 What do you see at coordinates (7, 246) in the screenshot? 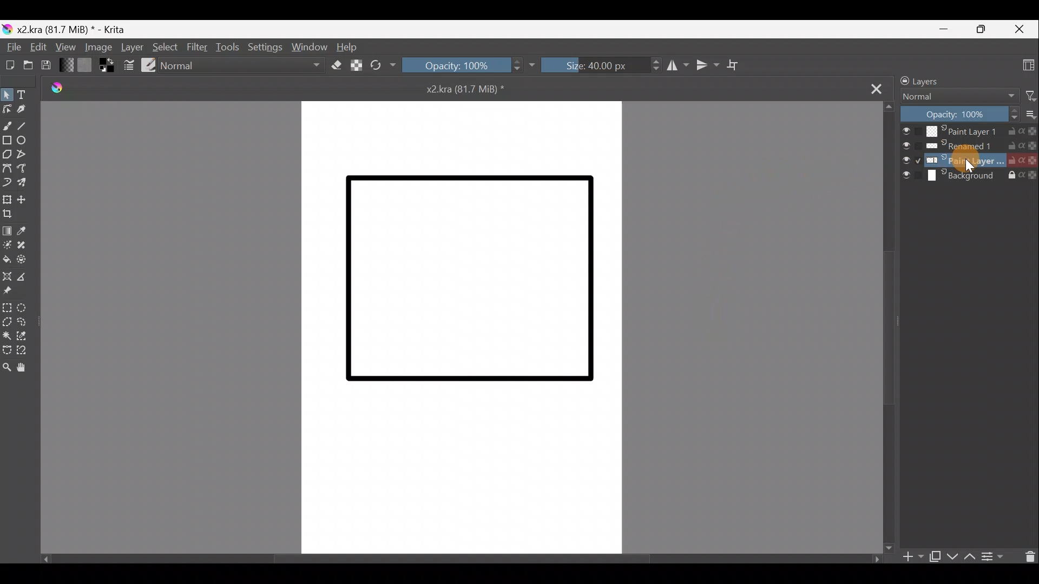
I see `Colourise mask tool` at bounding box center [7, 246].